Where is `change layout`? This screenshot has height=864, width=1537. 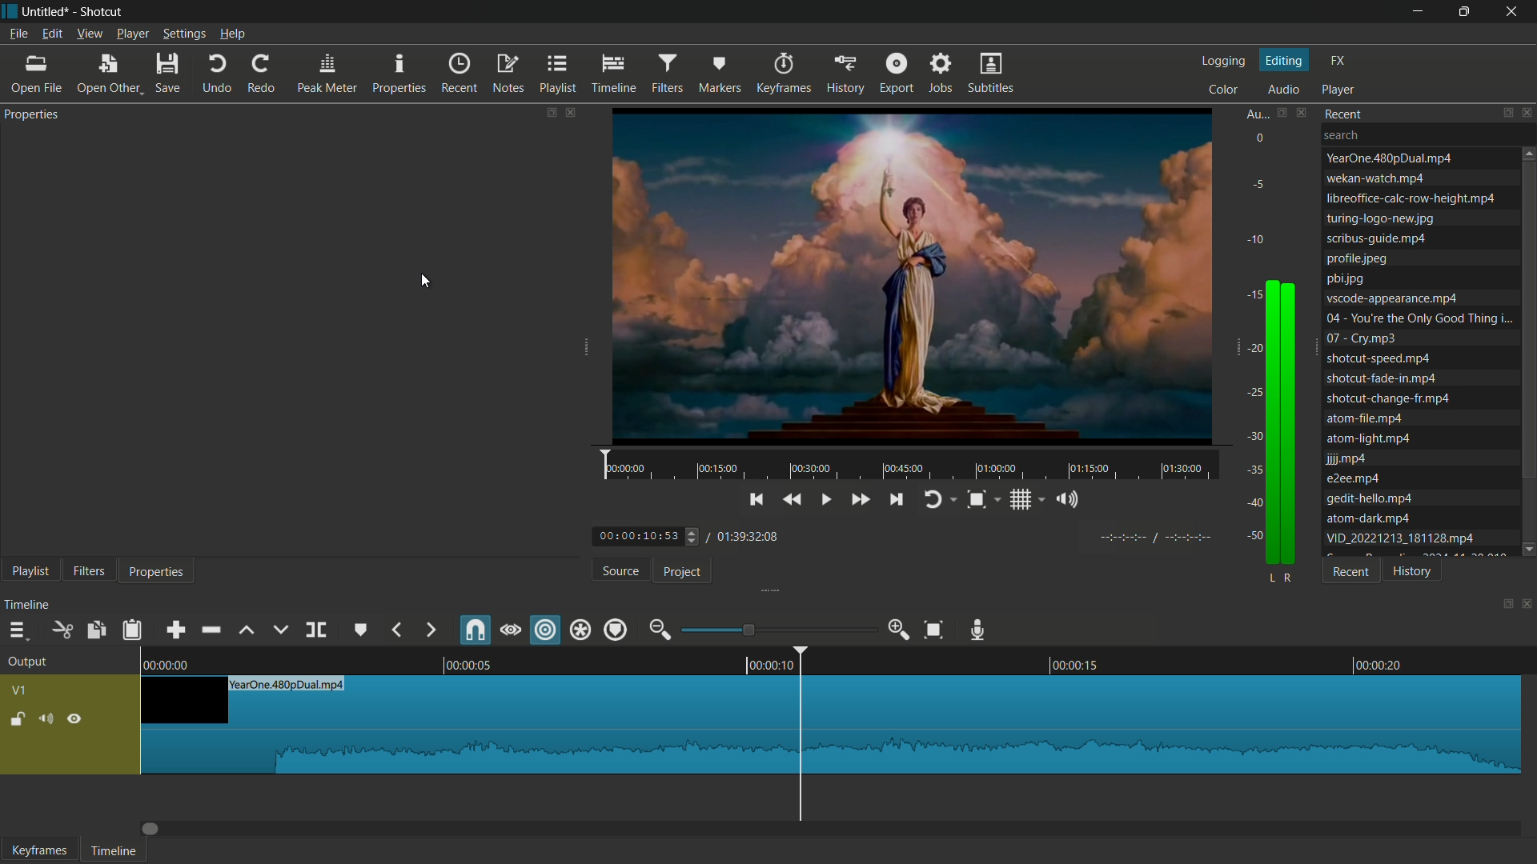
change layout is located at coordinates (1280, 114).